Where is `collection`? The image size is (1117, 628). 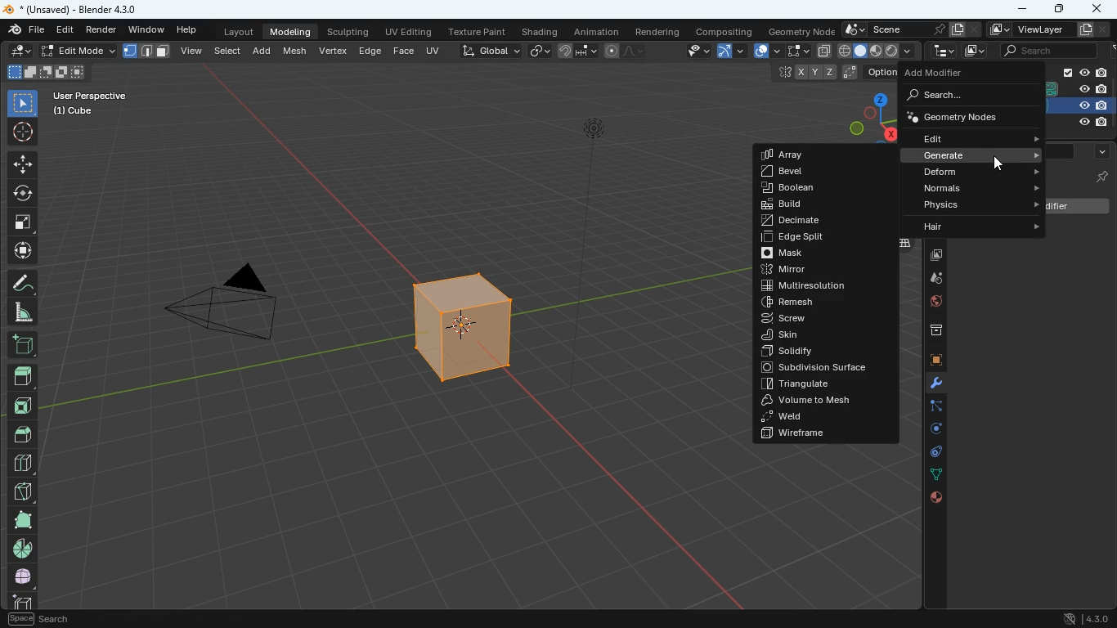
collection is located at coordinates (1081, 73).